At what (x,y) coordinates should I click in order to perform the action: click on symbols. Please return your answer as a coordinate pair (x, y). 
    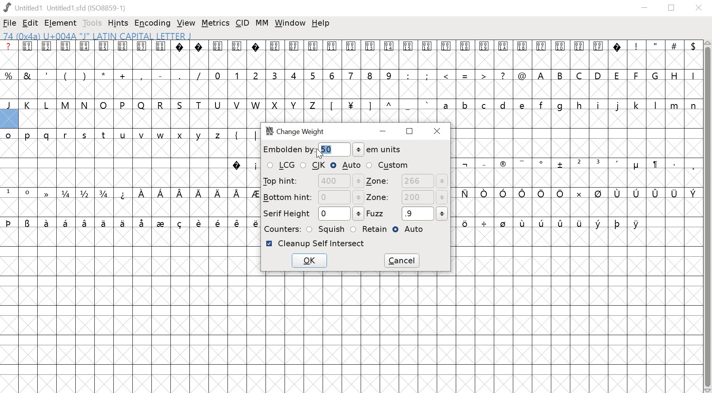
    Looking at the image, I should click on (551, 224).